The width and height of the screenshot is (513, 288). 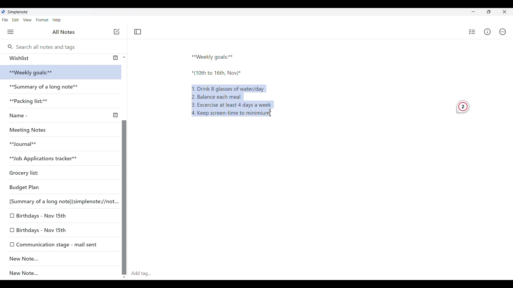 What do you see at coordinates (123, 57) in the screenshot?
I see `Scroll up button` at bounding box center [123, 57].